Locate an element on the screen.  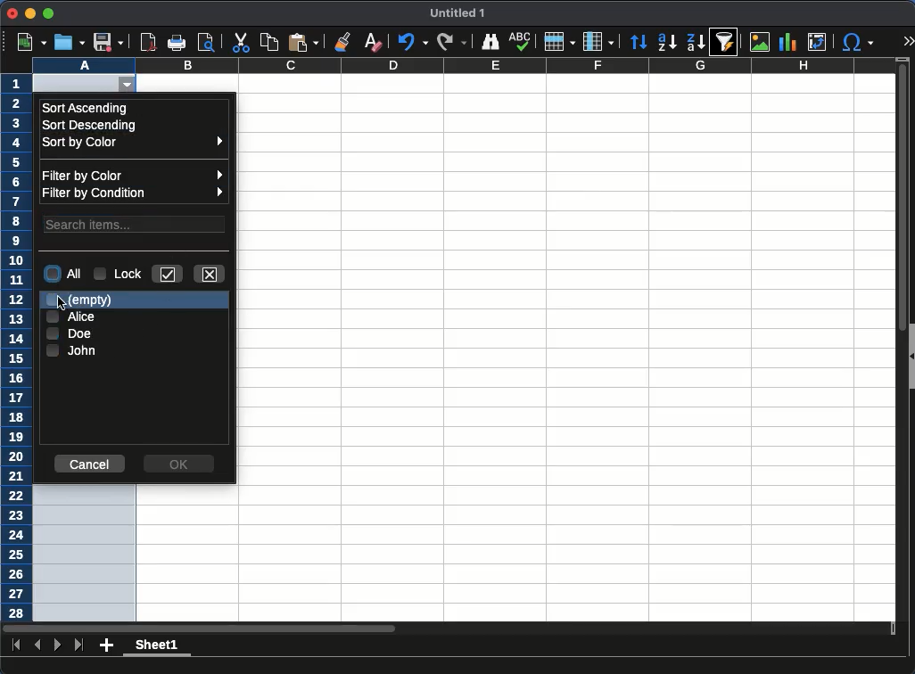
clone formatting is located at coordinates (345, 41).